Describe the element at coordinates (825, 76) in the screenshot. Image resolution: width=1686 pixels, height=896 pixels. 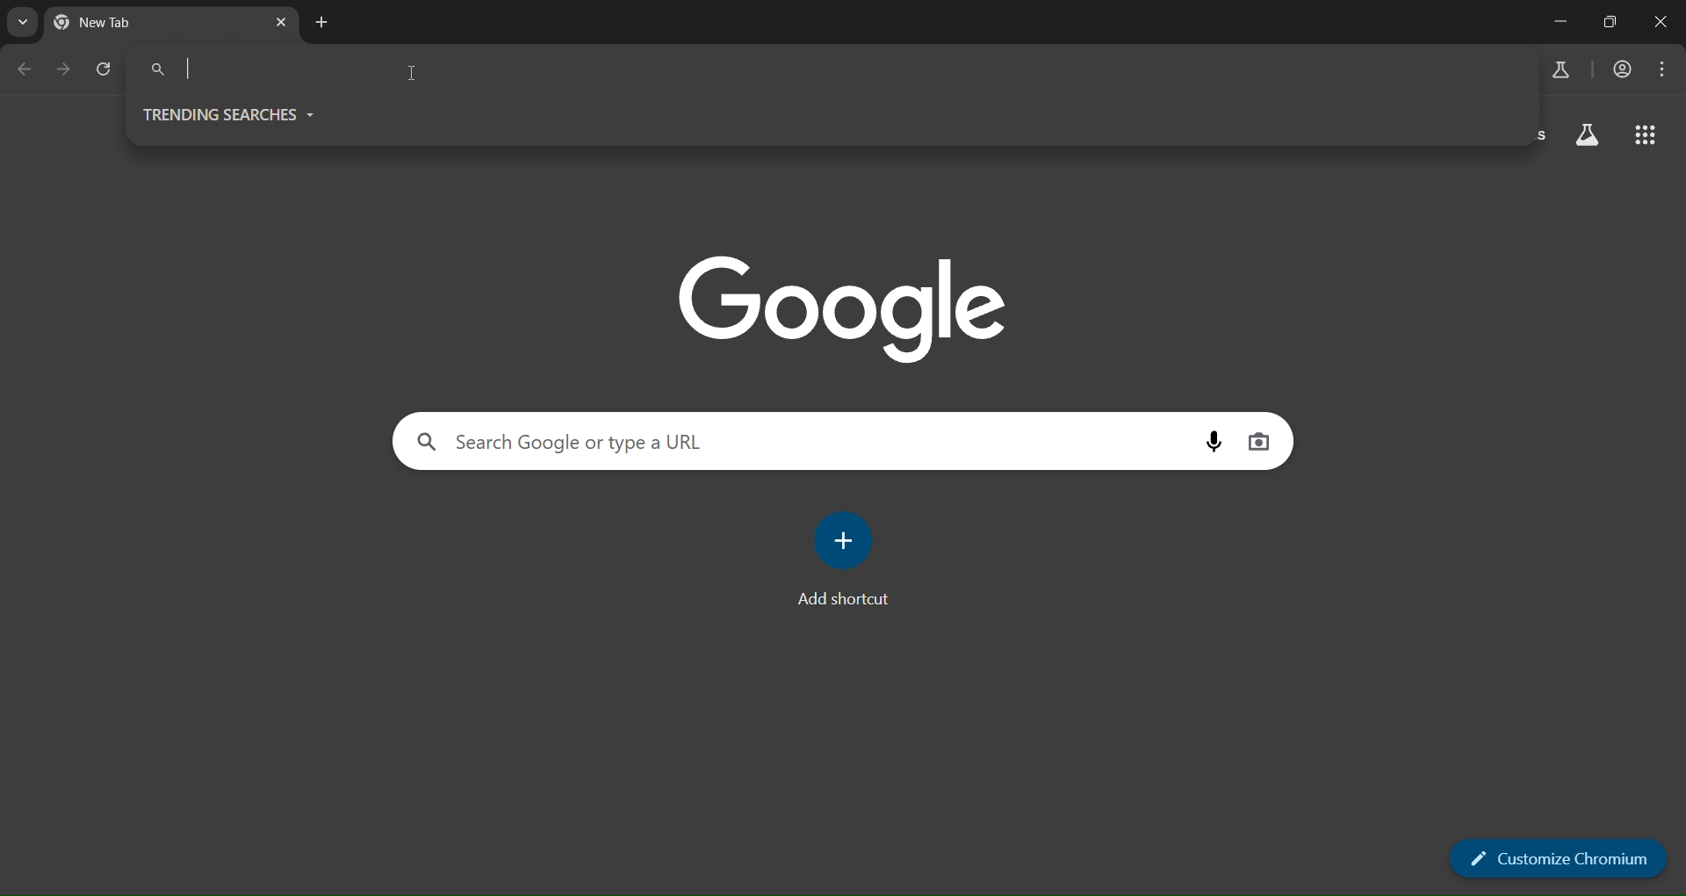
I see `search panel` at that location.